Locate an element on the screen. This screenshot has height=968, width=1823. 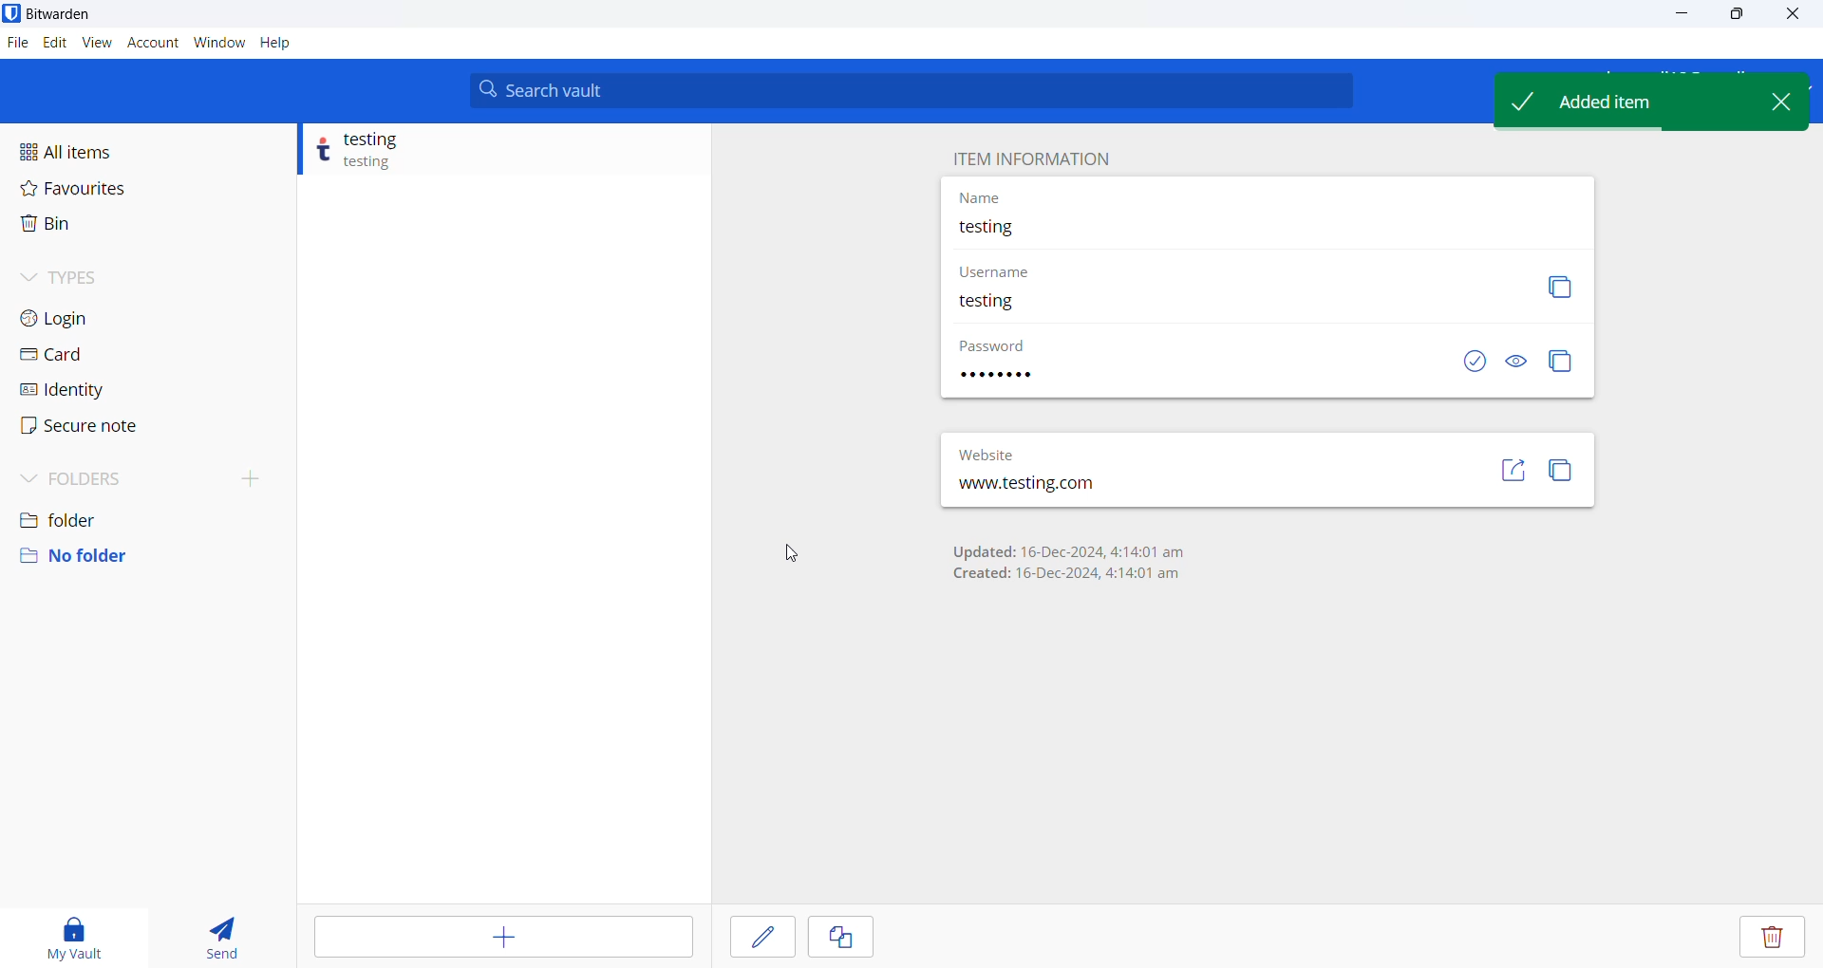
window is located at coordinates (219, 43).